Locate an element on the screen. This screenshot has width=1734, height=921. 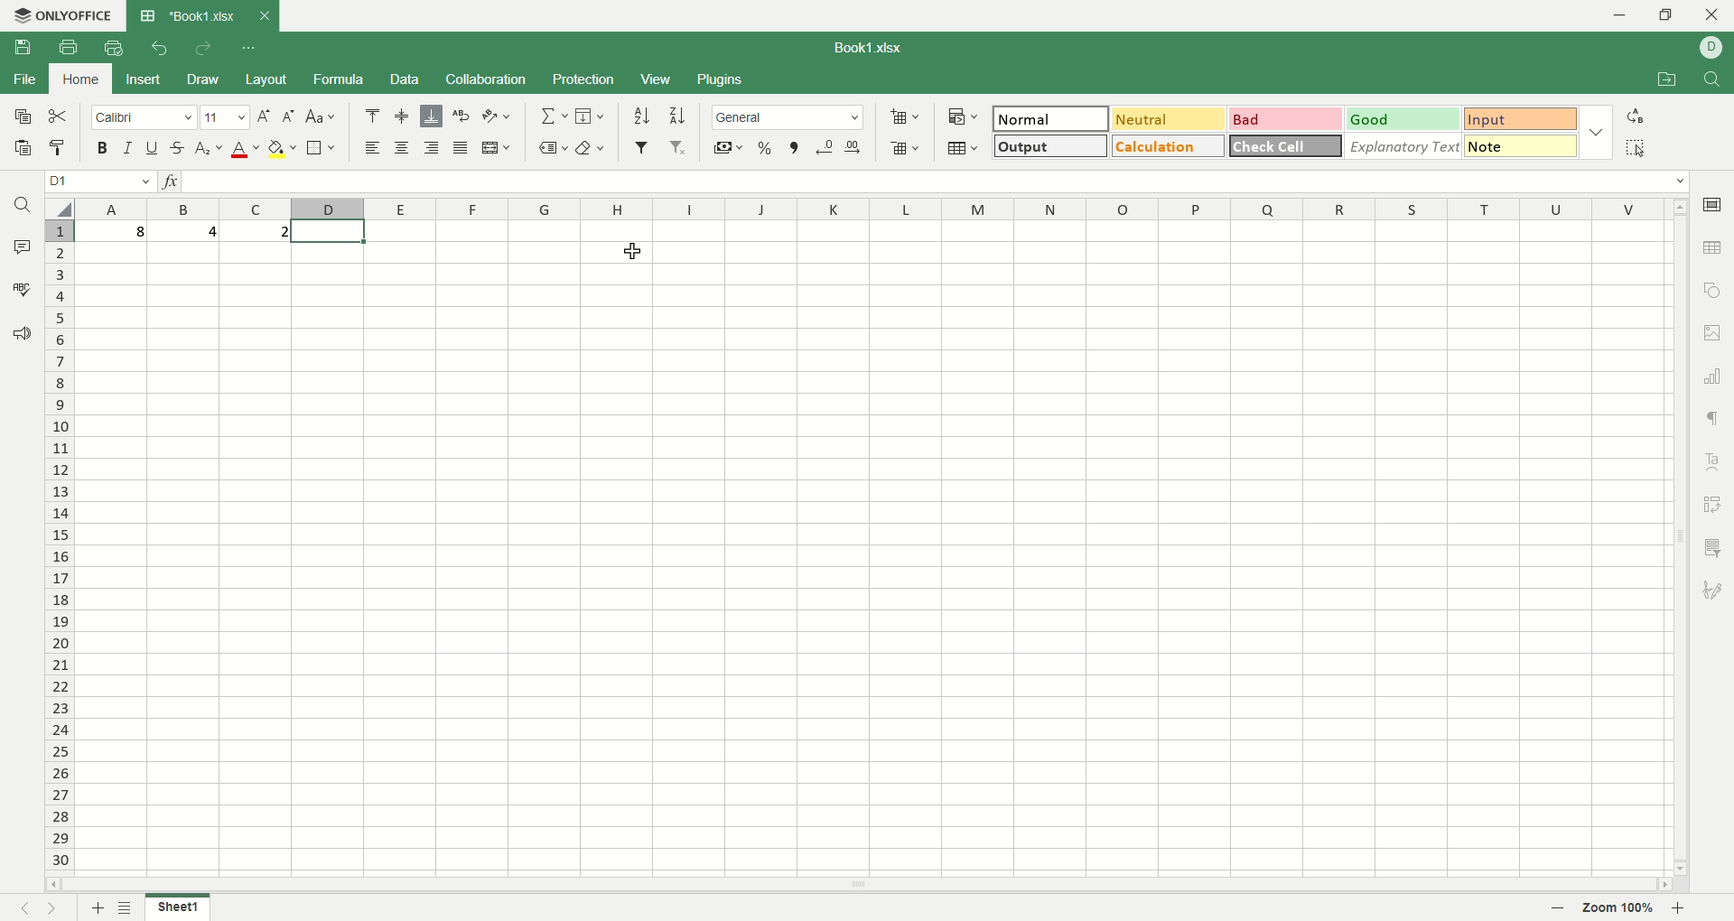
find is located at coordinates (1713, 77).